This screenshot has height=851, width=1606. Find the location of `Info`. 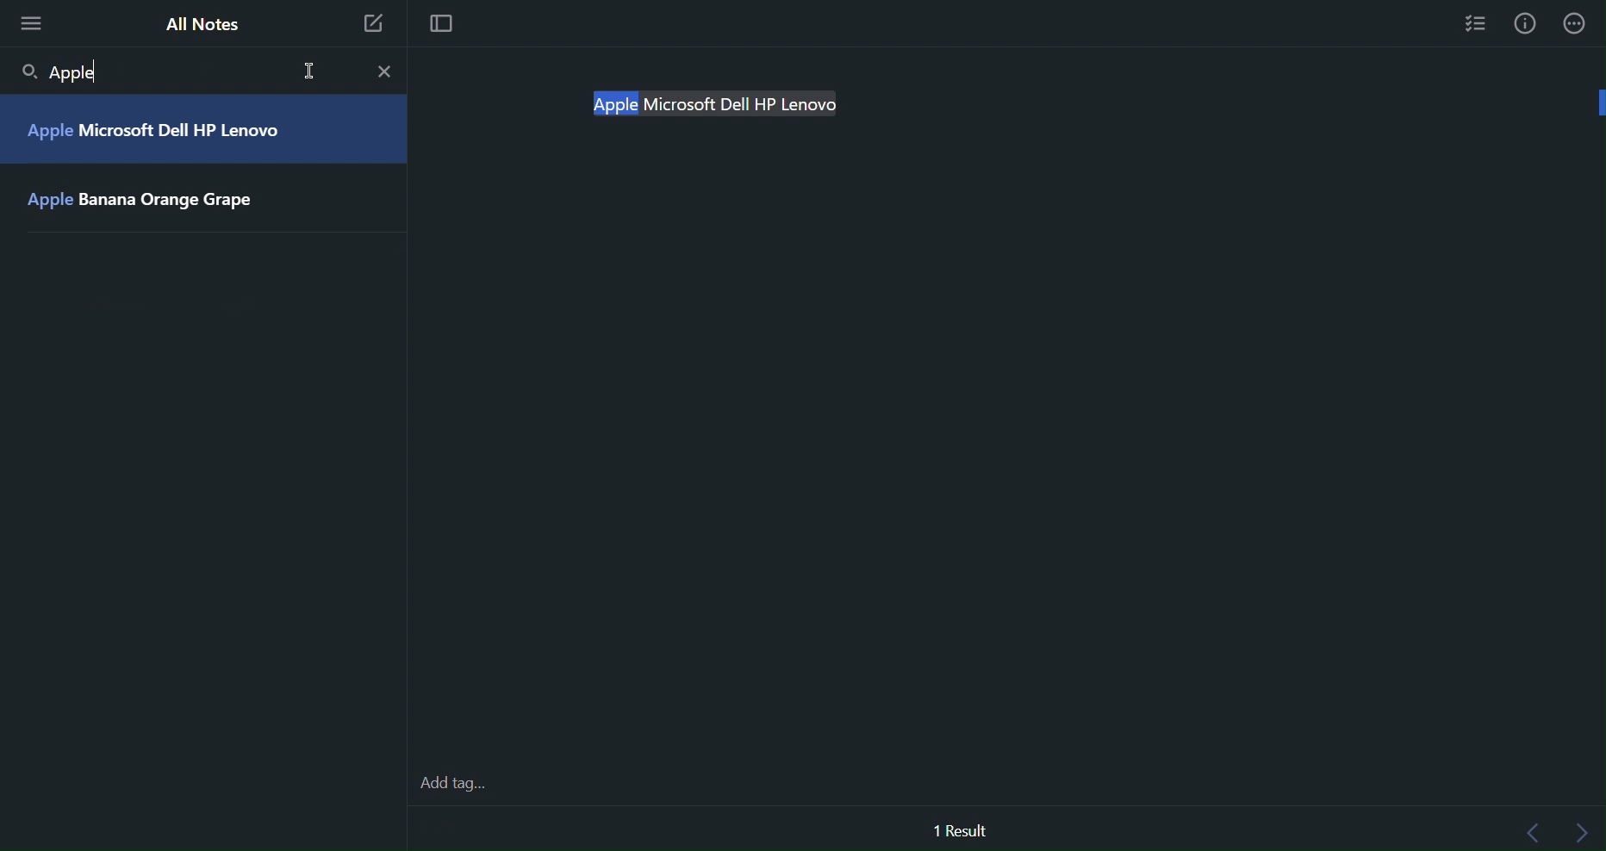

Info is located at coordinates (1531, 24).